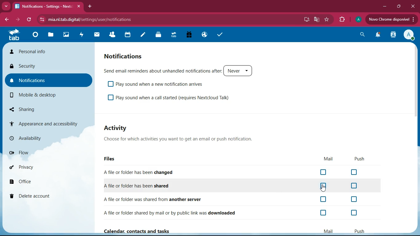  I want to click on tab, so click(48, 7).